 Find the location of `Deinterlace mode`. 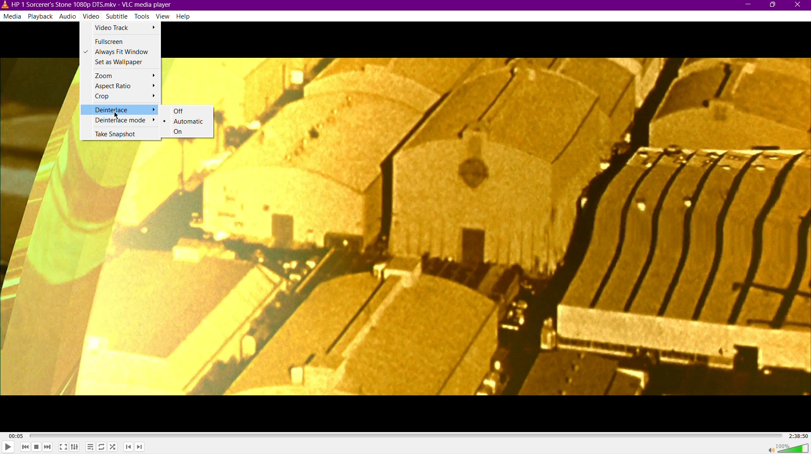

Deinterlace mode is located at coordinates (120, 122).